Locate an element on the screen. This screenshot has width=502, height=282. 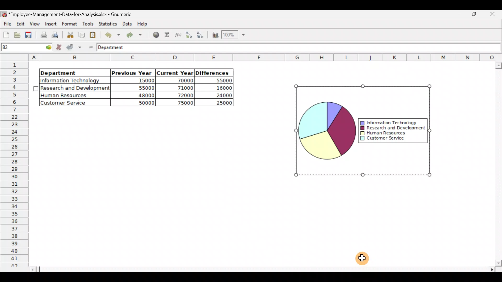
Differences is located at coordinates (212, 73).